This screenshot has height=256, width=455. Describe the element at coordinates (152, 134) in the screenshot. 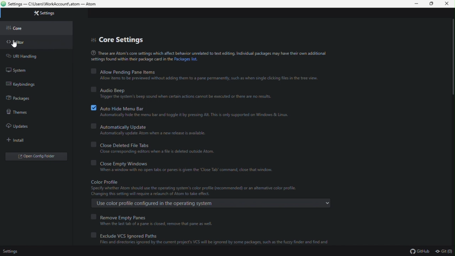

I see `‘Automatically update Atom when a new release is available.` at that location.